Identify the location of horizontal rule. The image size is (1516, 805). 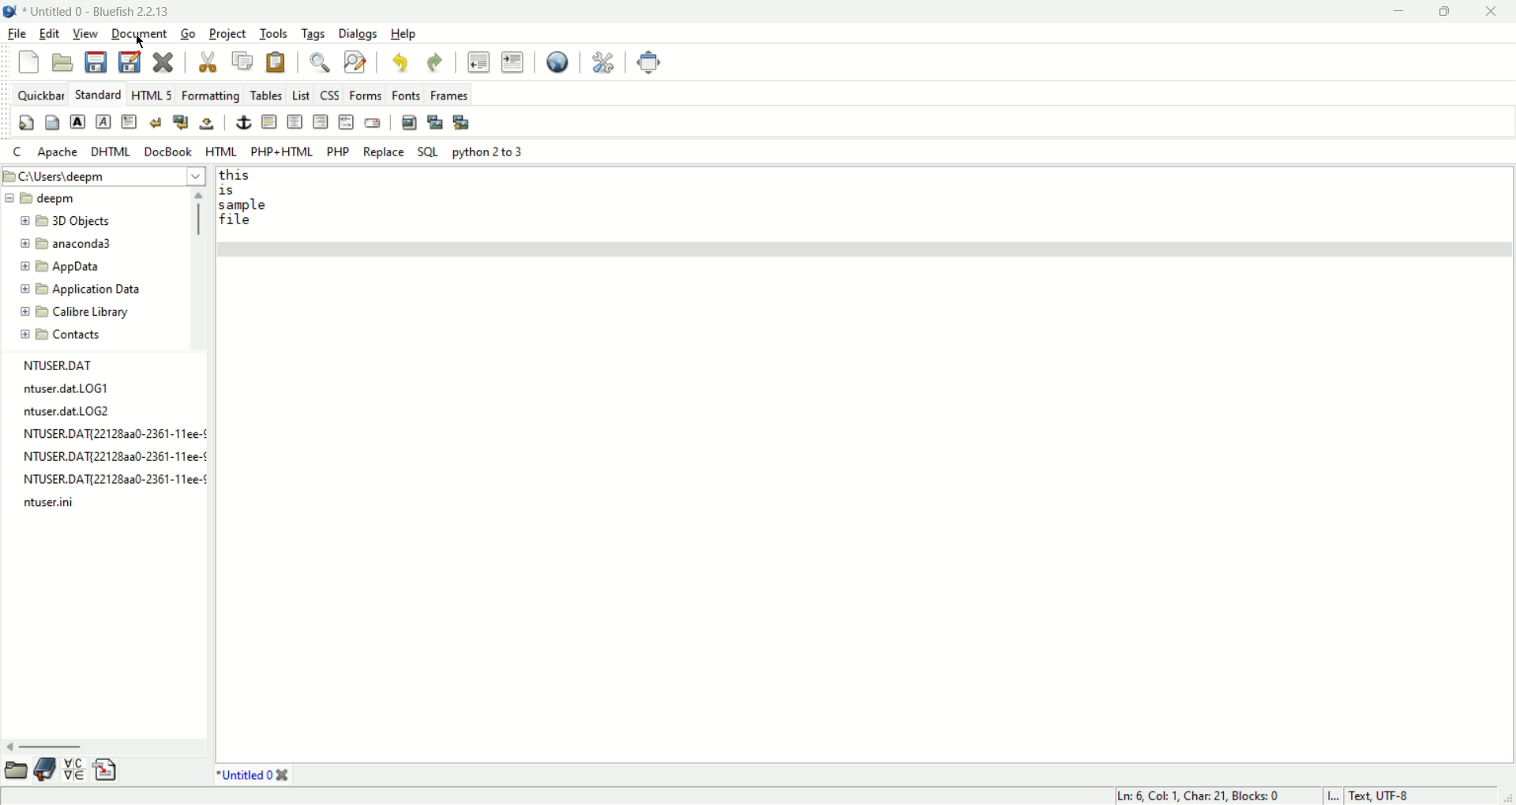
(270, 122).